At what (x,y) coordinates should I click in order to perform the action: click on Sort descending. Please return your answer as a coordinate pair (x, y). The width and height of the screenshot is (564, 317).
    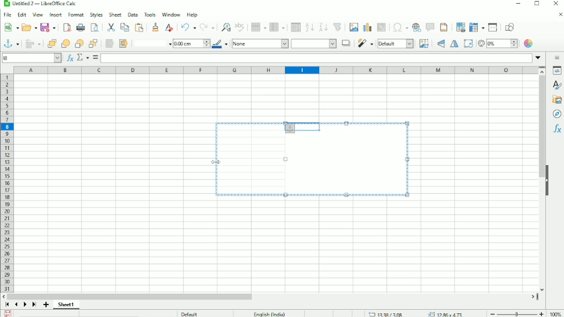
    Looking at the image, I should click on (323, 27).